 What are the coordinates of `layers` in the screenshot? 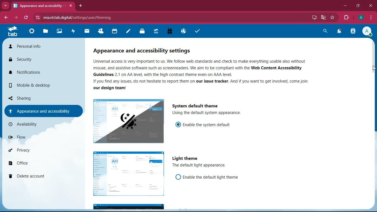 It's located at (142, 32).